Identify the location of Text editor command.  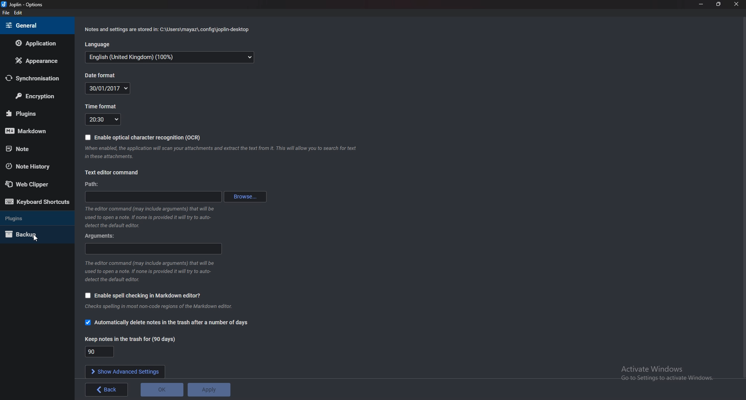
(110, 172).